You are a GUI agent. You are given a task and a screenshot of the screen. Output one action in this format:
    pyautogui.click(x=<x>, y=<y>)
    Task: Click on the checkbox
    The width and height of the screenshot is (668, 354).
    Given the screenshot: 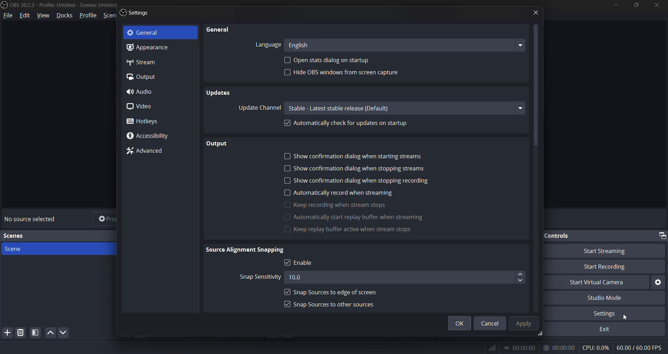 What is the action you would take?
    pyautogui.click(x=287, y=168)
    